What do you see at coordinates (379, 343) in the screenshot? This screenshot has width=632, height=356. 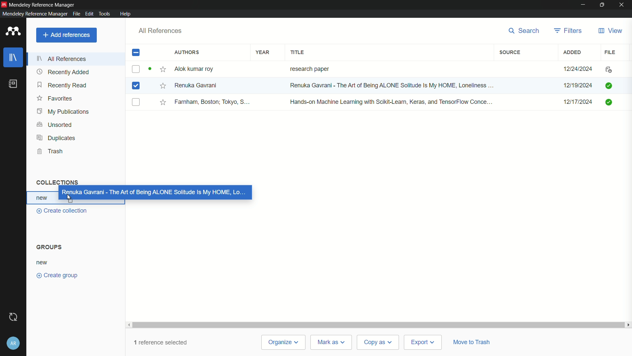 I see `copy as` at bounding box center [379, 343].